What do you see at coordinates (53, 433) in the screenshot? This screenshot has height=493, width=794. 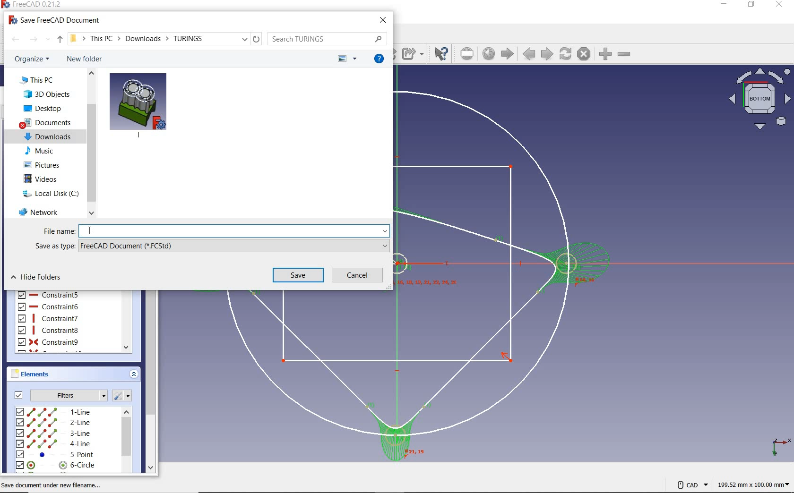 I see `3-line` at bounding box center [53, 433].